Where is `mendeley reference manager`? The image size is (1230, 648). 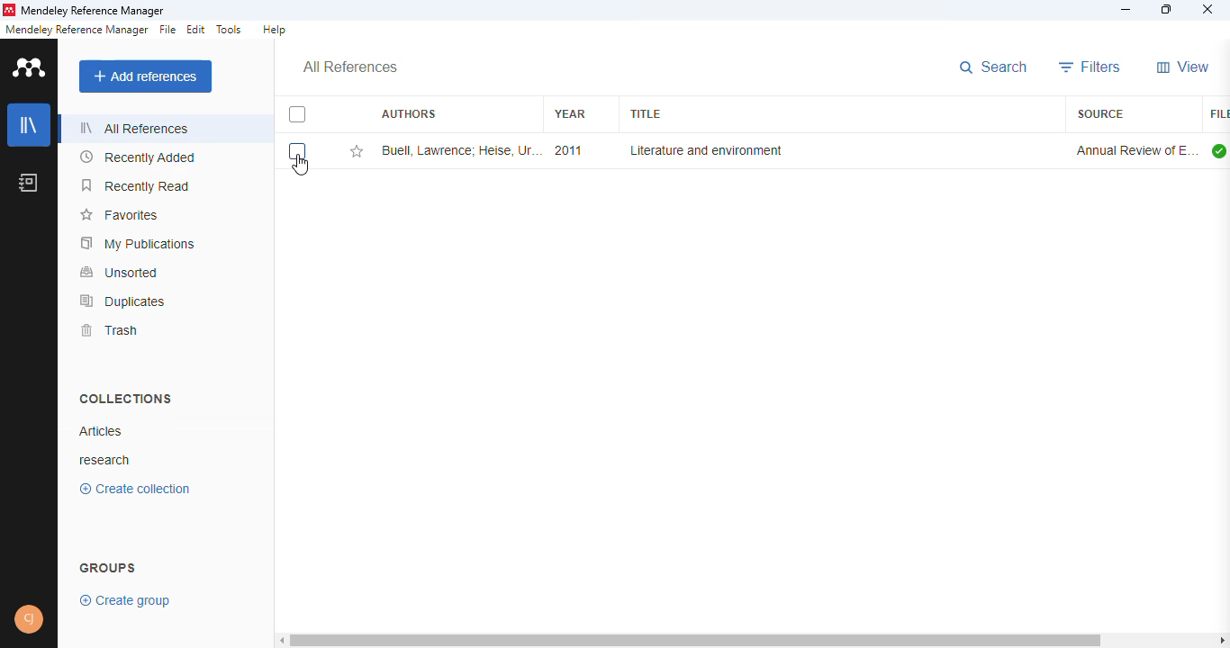 mendeley reference manager is located at coordinates (94, 11).